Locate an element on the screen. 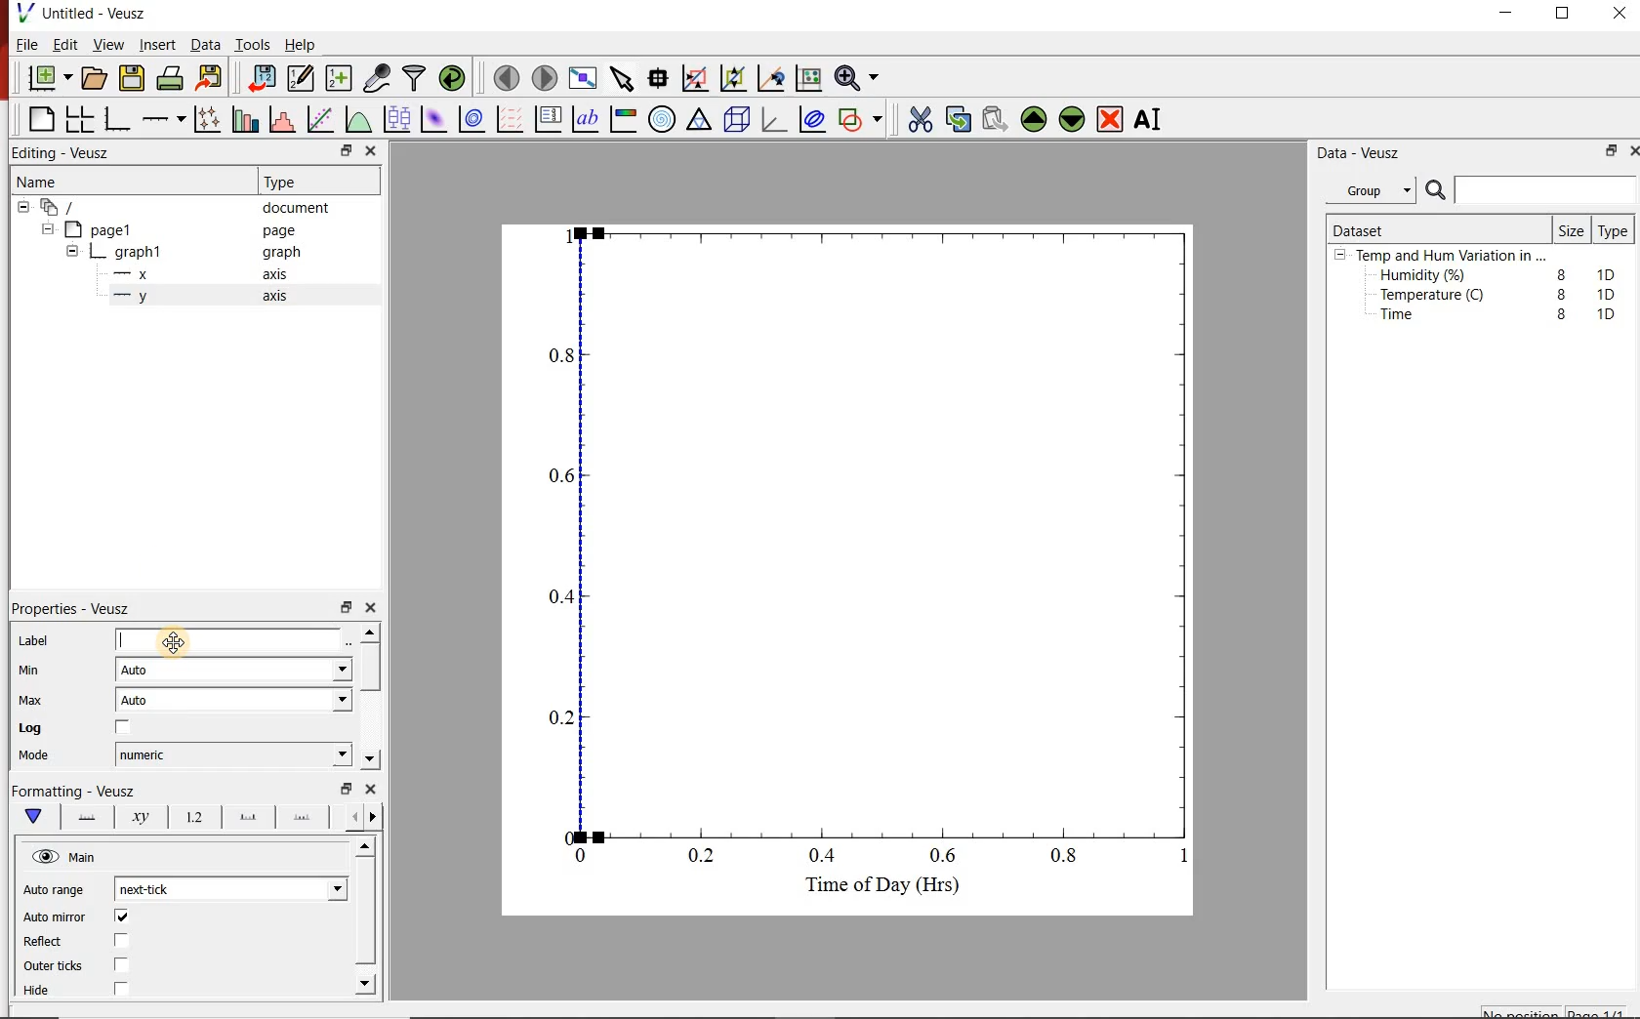 The height and width of the screenshot is (1019, 1640). click to recenter graph axes is located at coordinates (771, 78).